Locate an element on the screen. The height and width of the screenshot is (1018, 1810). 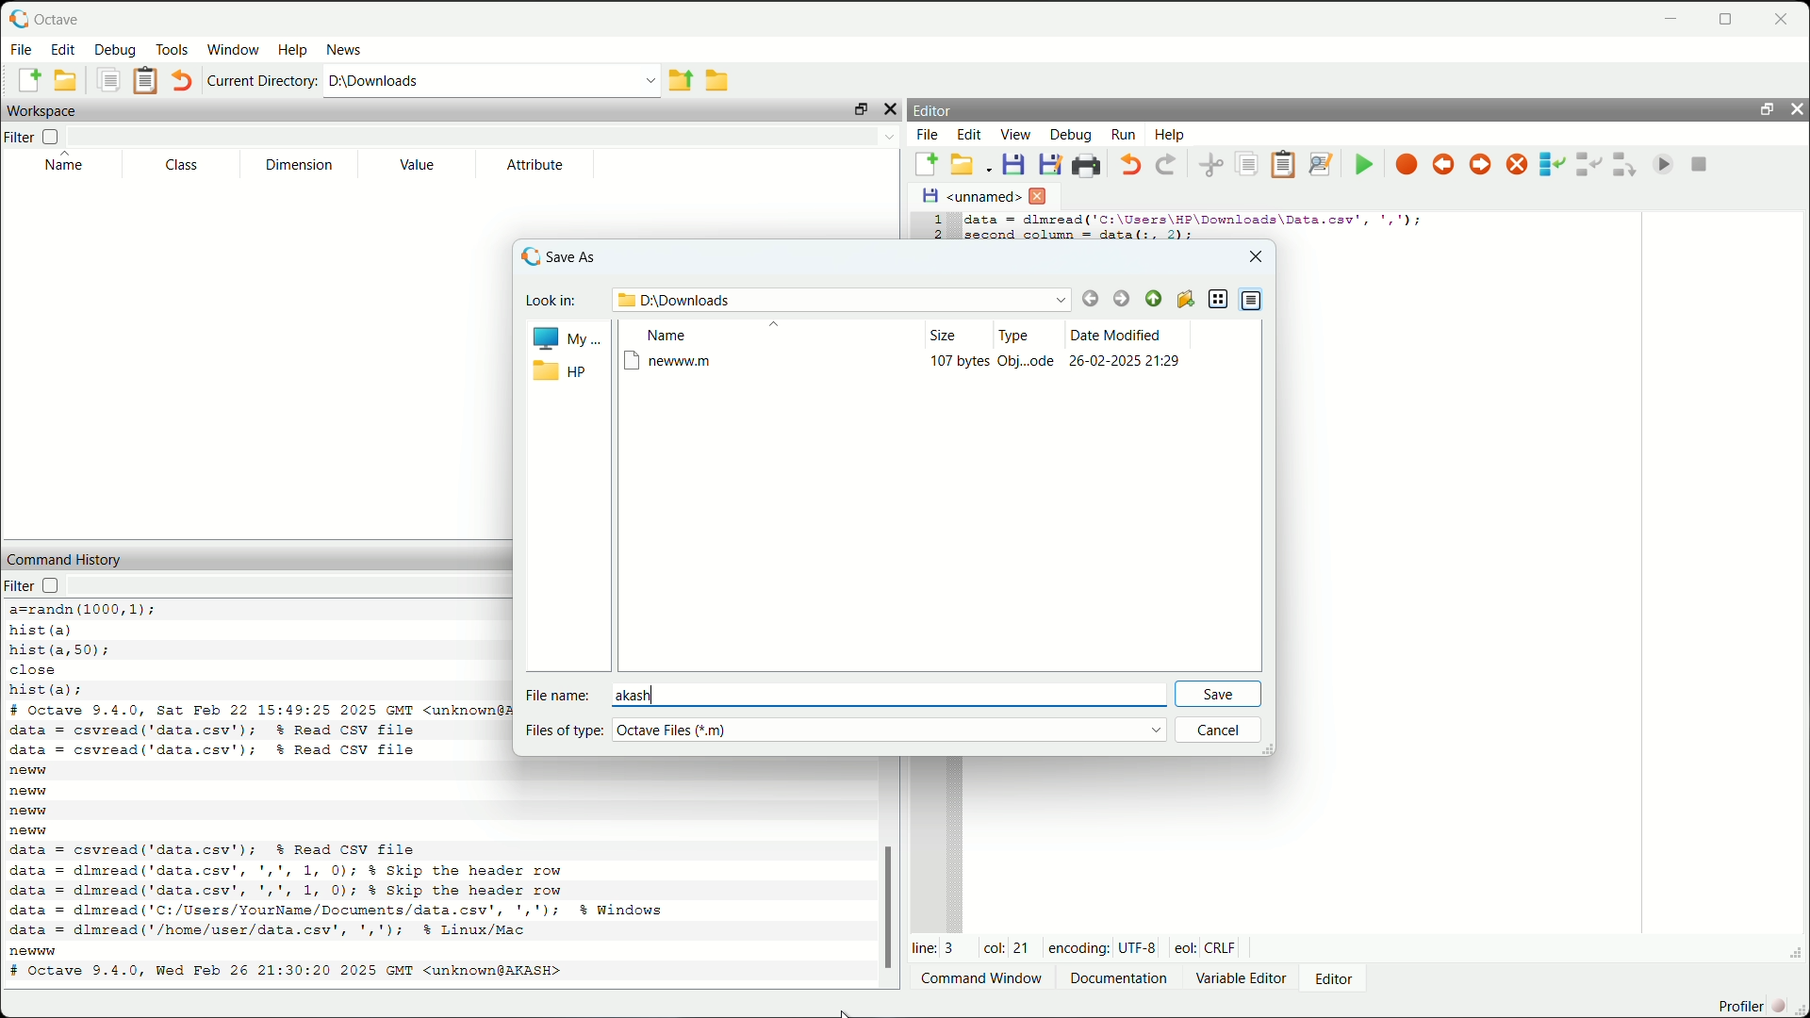
help is located at coordinates (293, 50).